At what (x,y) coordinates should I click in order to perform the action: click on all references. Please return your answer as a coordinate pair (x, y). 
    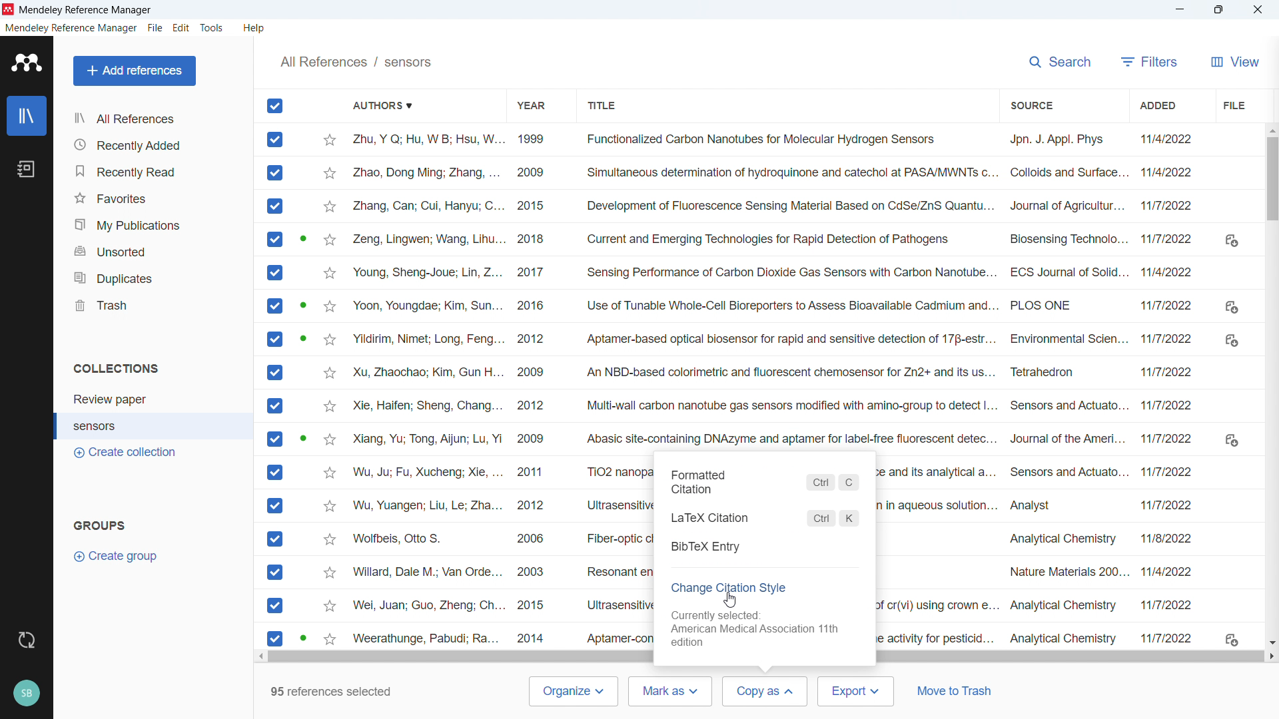
    Looking at the image, I should click on (155, 118).